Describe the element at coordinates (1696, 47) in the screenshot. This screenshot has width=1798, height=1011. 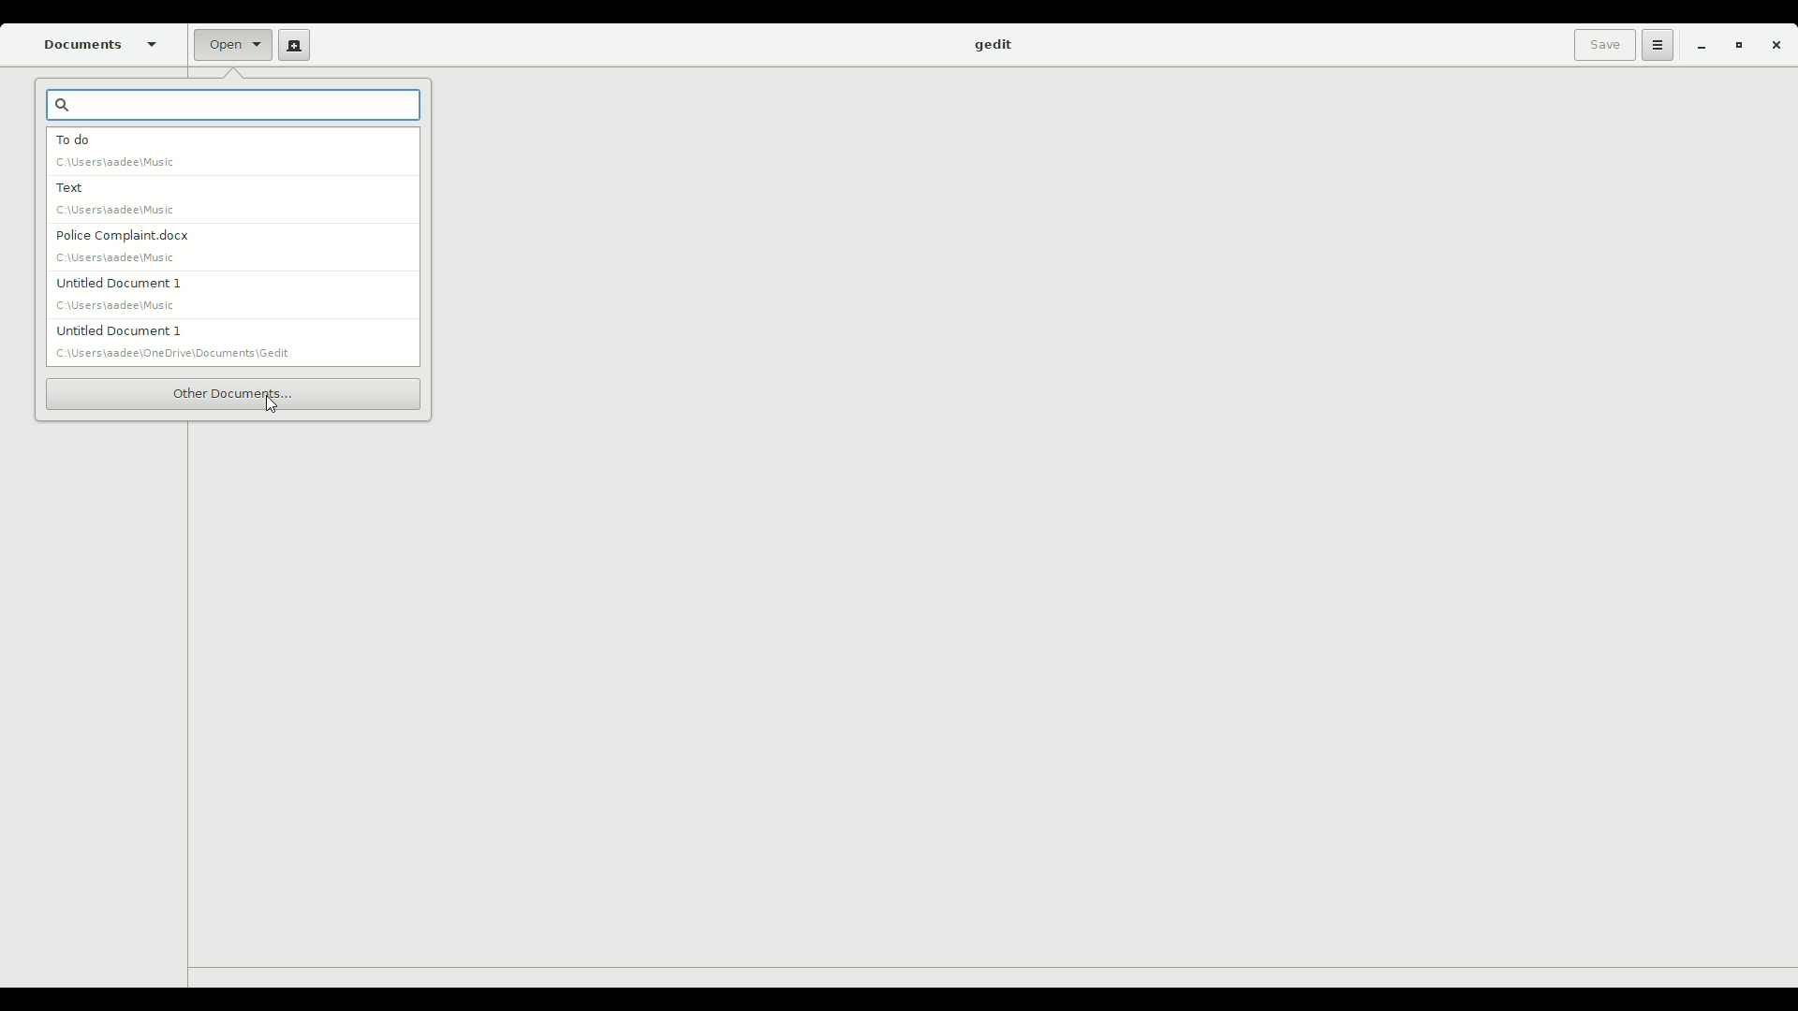
I see `Minimize` at that location.